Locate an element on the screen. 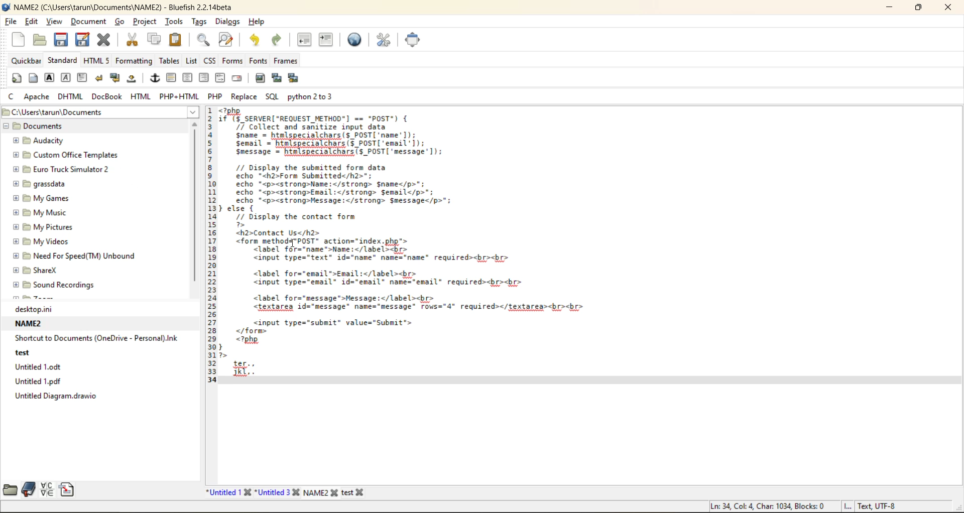 The image size is (964, 513). strong is located at coordinates (50, 78).